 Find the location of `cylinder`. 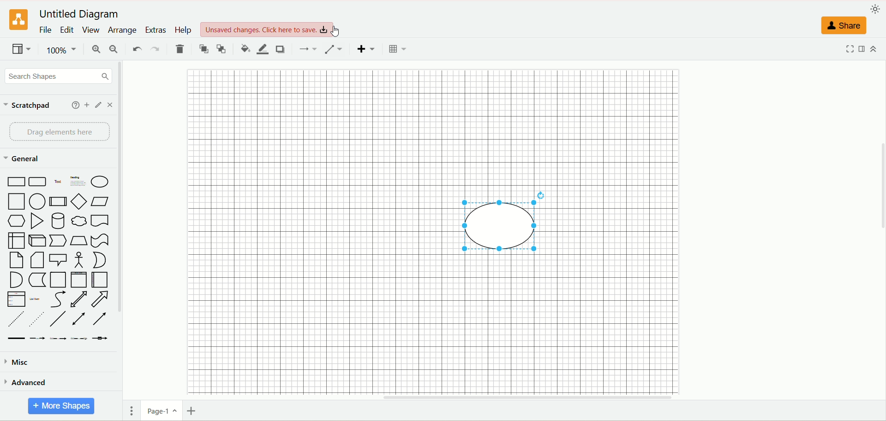

cylinder is located at coordinates (59, 221).